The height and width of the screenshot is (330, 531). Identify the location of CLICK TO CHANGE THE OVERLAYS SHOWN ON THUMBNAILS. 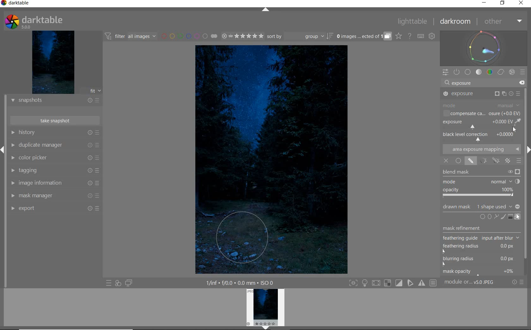
(399, 36).